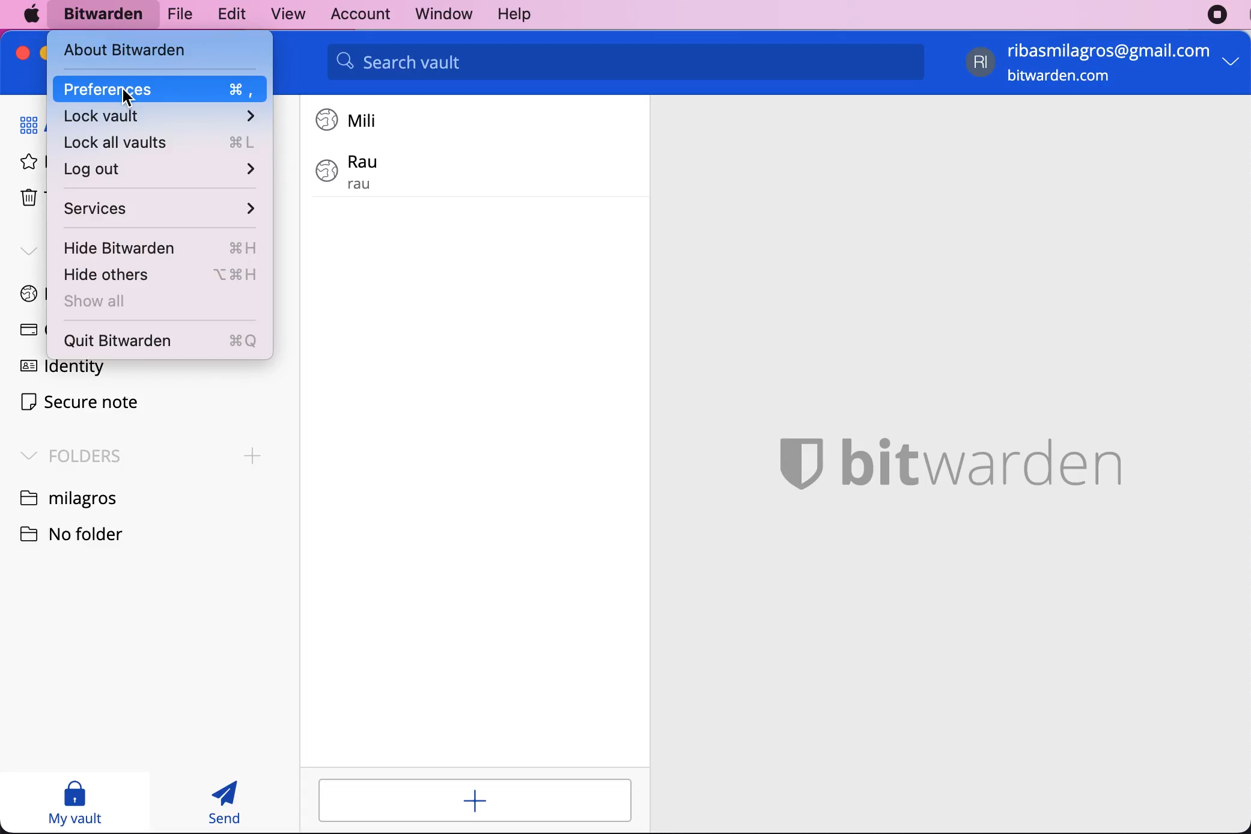  Describe the element at coordinates (356, 13) in the screenshot. I see `account` at that location.